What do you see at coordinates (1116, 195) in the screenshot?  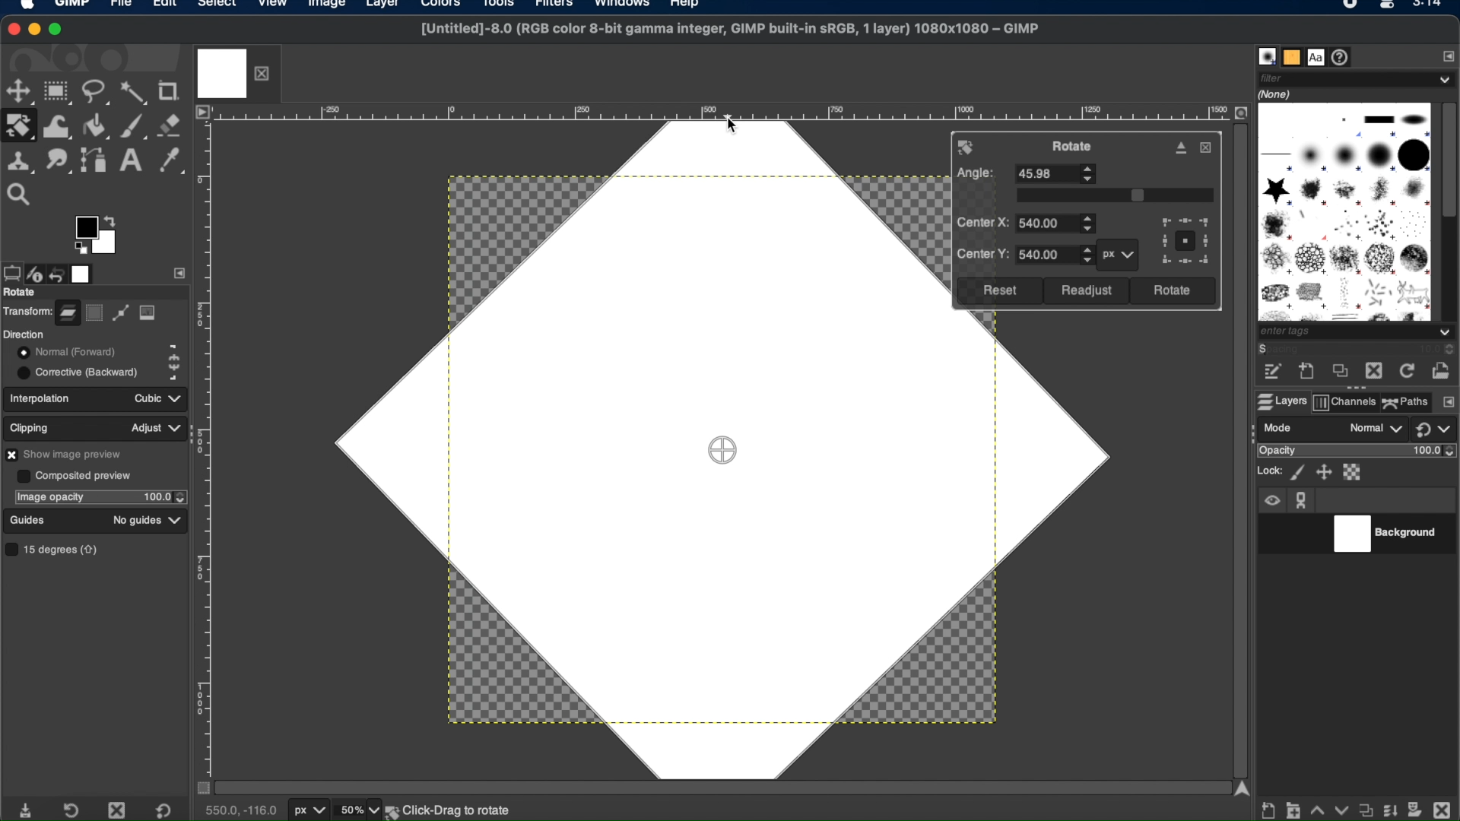 I see `slider` at bounding box center [1116, 195].